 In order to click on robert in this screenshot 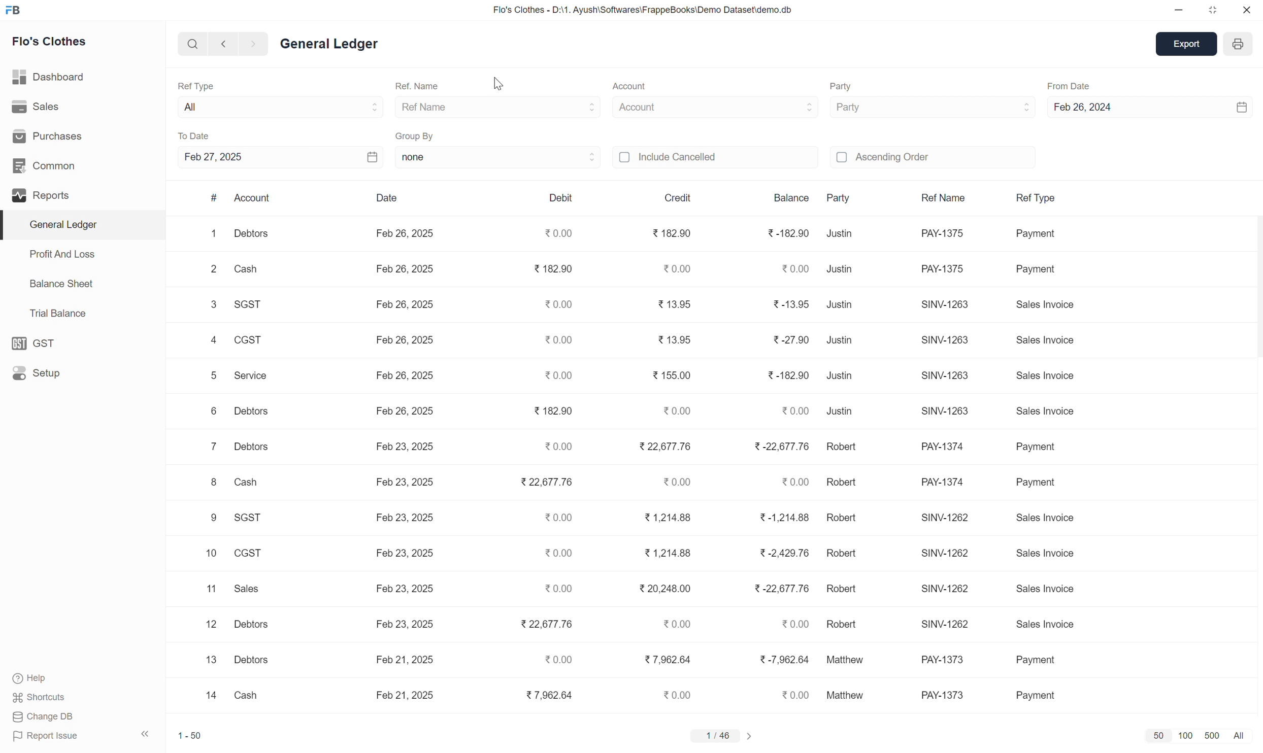, I will do `click(847, 592)`.